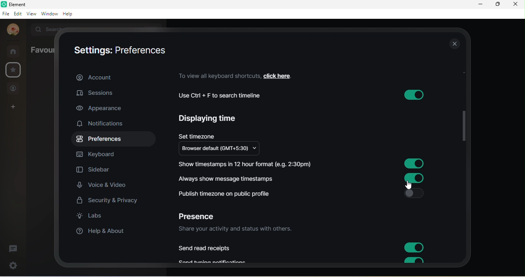 This screenshot has height=277, width=525. Describe the element at coordinates (116, 50) in the screenshot. I see `settings: account` at that location.